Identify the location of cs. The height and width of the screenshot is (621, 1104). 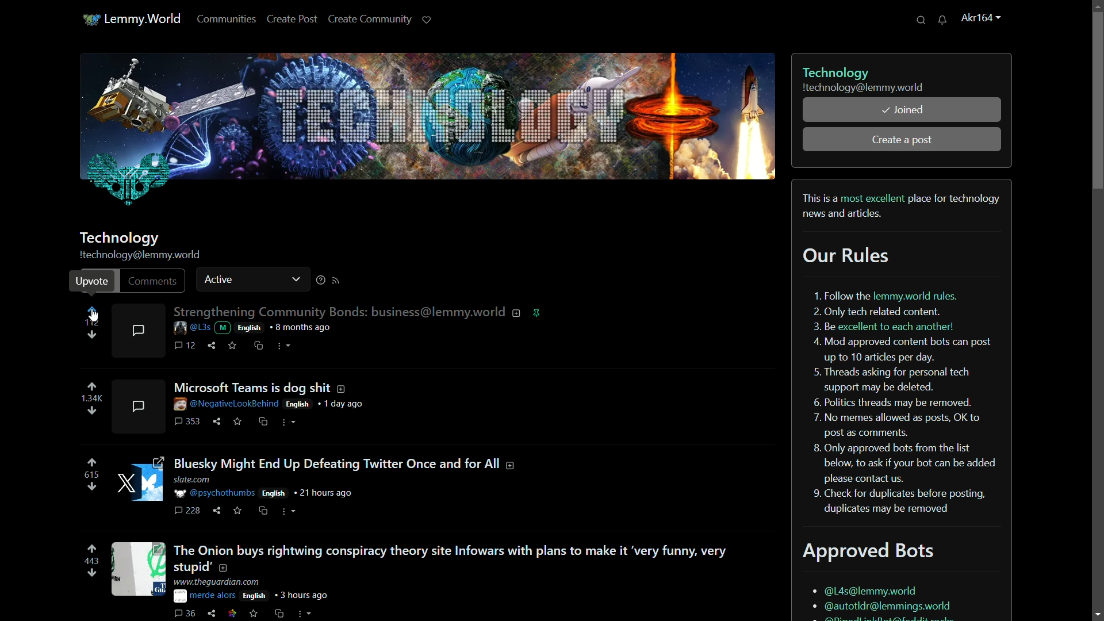
(279, 611).